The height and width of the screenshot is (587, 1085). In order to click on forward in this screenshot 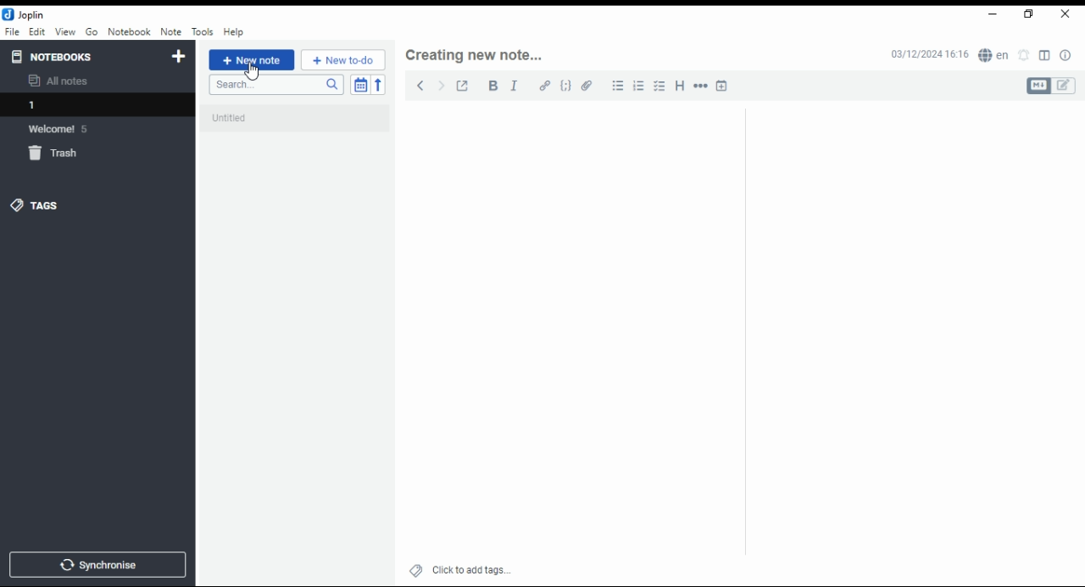, I will do `click(441, 84)`.